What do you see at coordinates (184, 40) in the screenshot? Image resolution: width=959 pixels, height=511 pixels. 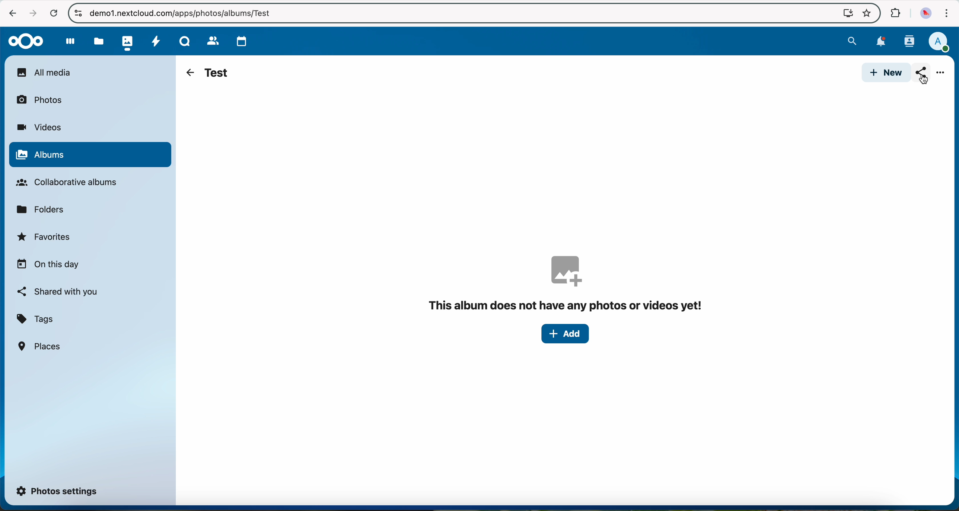 I see `Talk` at bounding box center [184, 40].